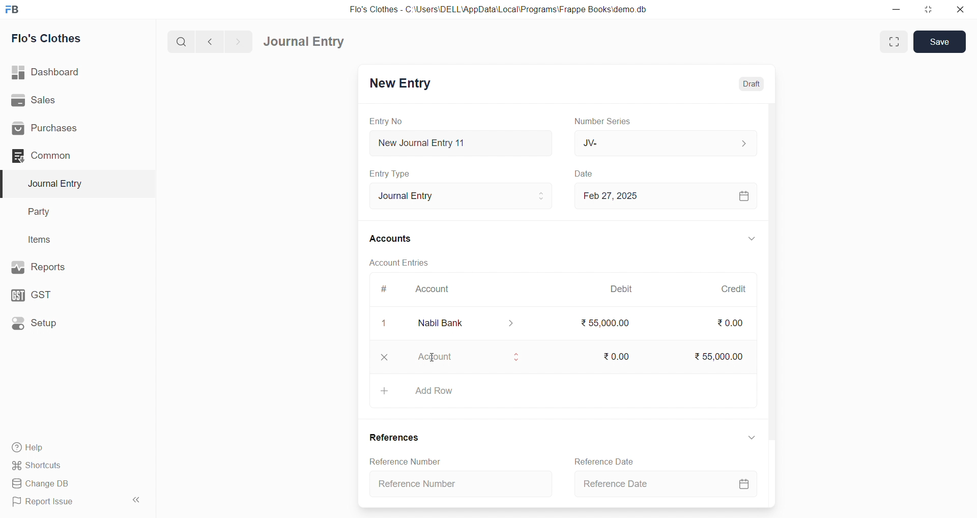 The image size is (977, 518). Describe the element at coordinates (461, 143) in the screenshot. I see `New Journal Entry 11` at that location.